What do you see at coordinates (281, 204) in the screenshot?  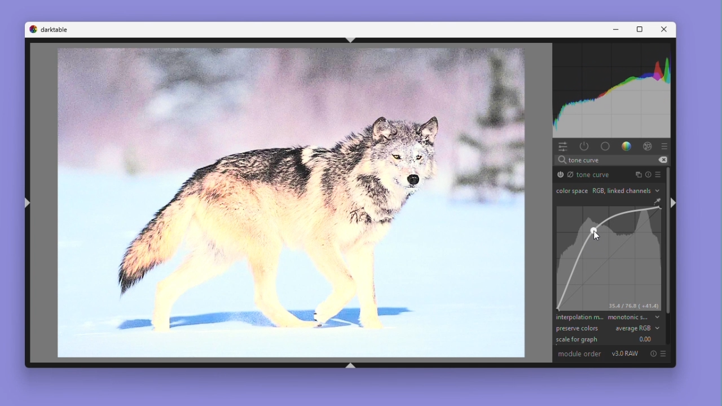 I see `Image` at bounding box center [281, 204].